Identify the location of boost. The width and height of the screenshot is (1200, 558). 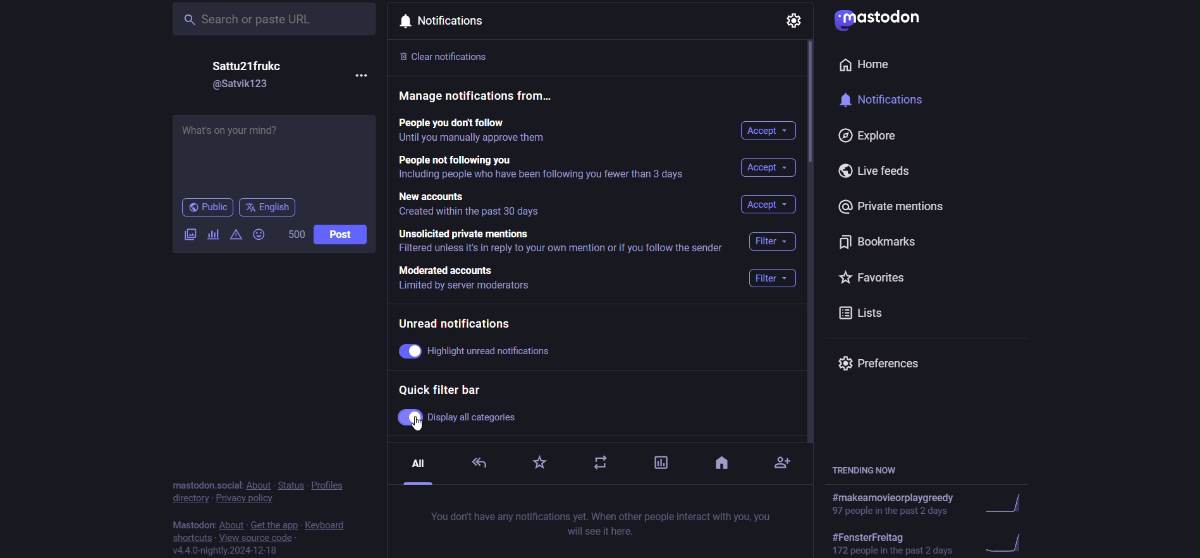
(599, 465).